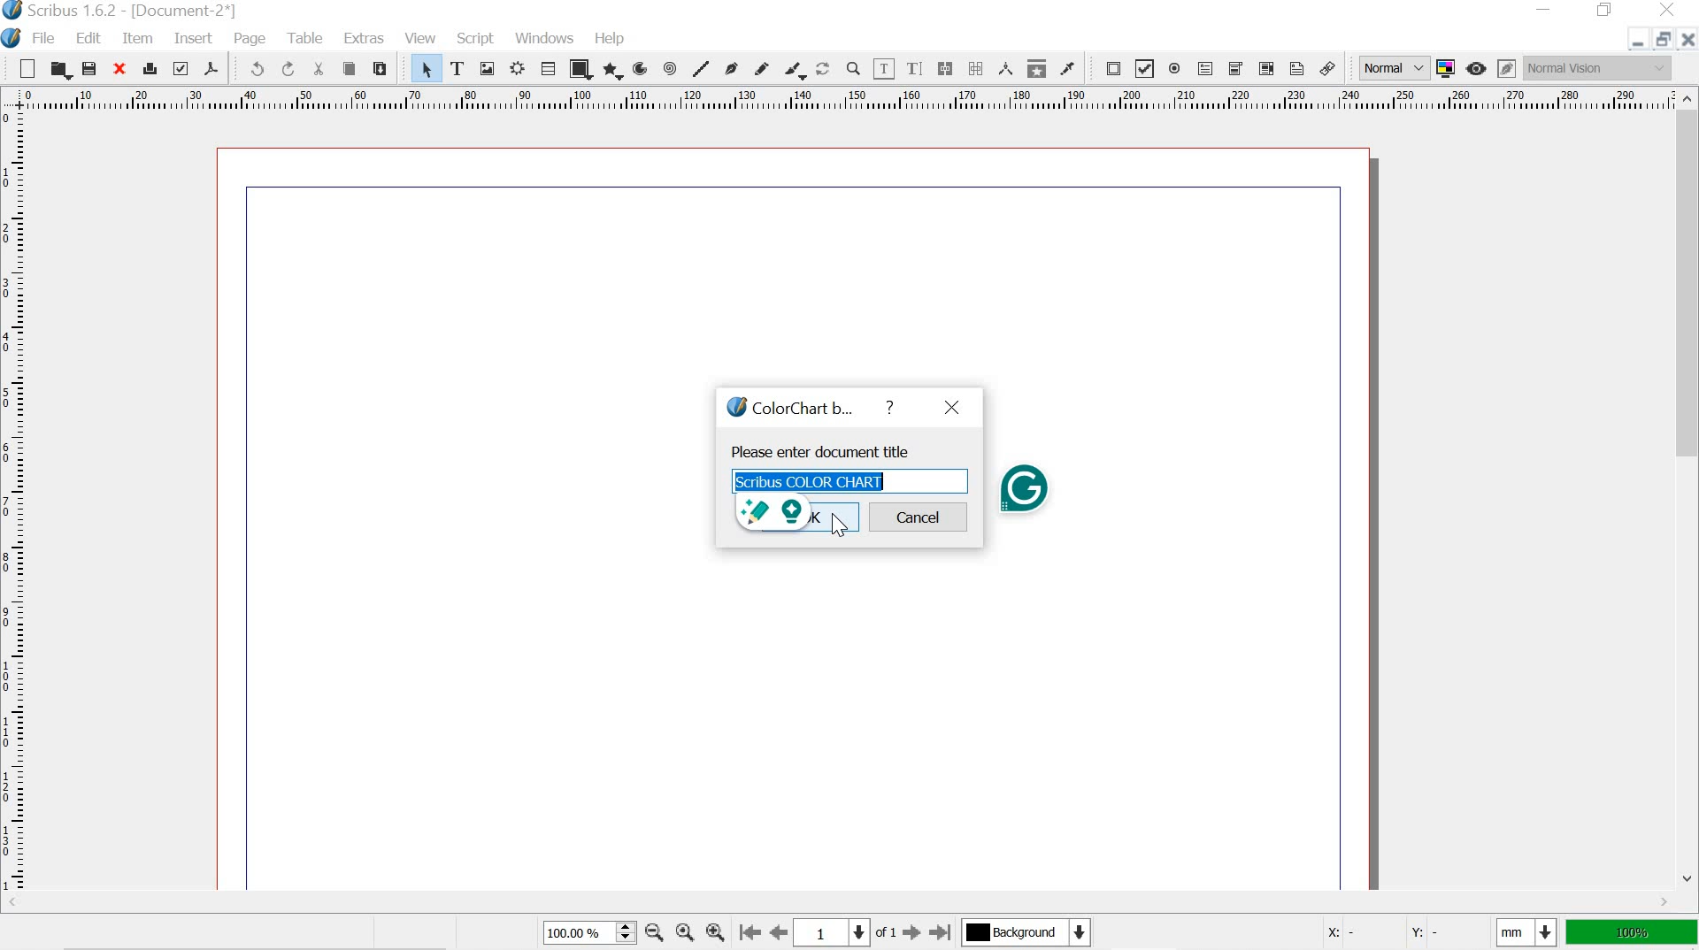 The image size is (1699, 950). What do you see at coordinates (700, 67) in the screenshot?
I see `line` at bounding box center [700, 67].